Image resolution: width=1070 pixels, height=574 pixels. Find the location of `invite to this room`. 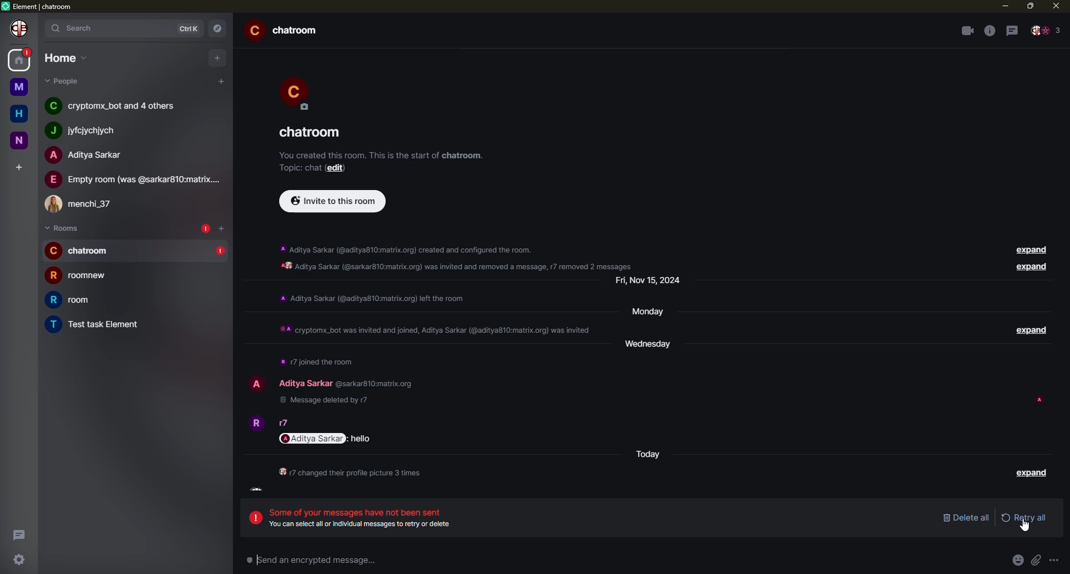

invite to this room is located at coordinates (332, 201).